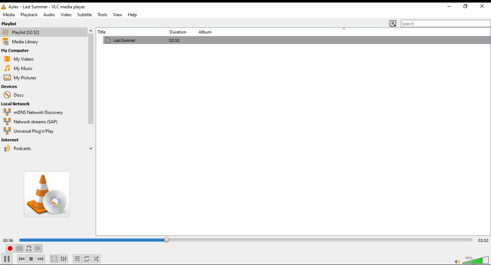 Image resolution: width=491 pixels, height=265 pixels. What do you see at coordinates (49, 15) in the screenshot?
I see `audio` at bounding box center [49, 15].